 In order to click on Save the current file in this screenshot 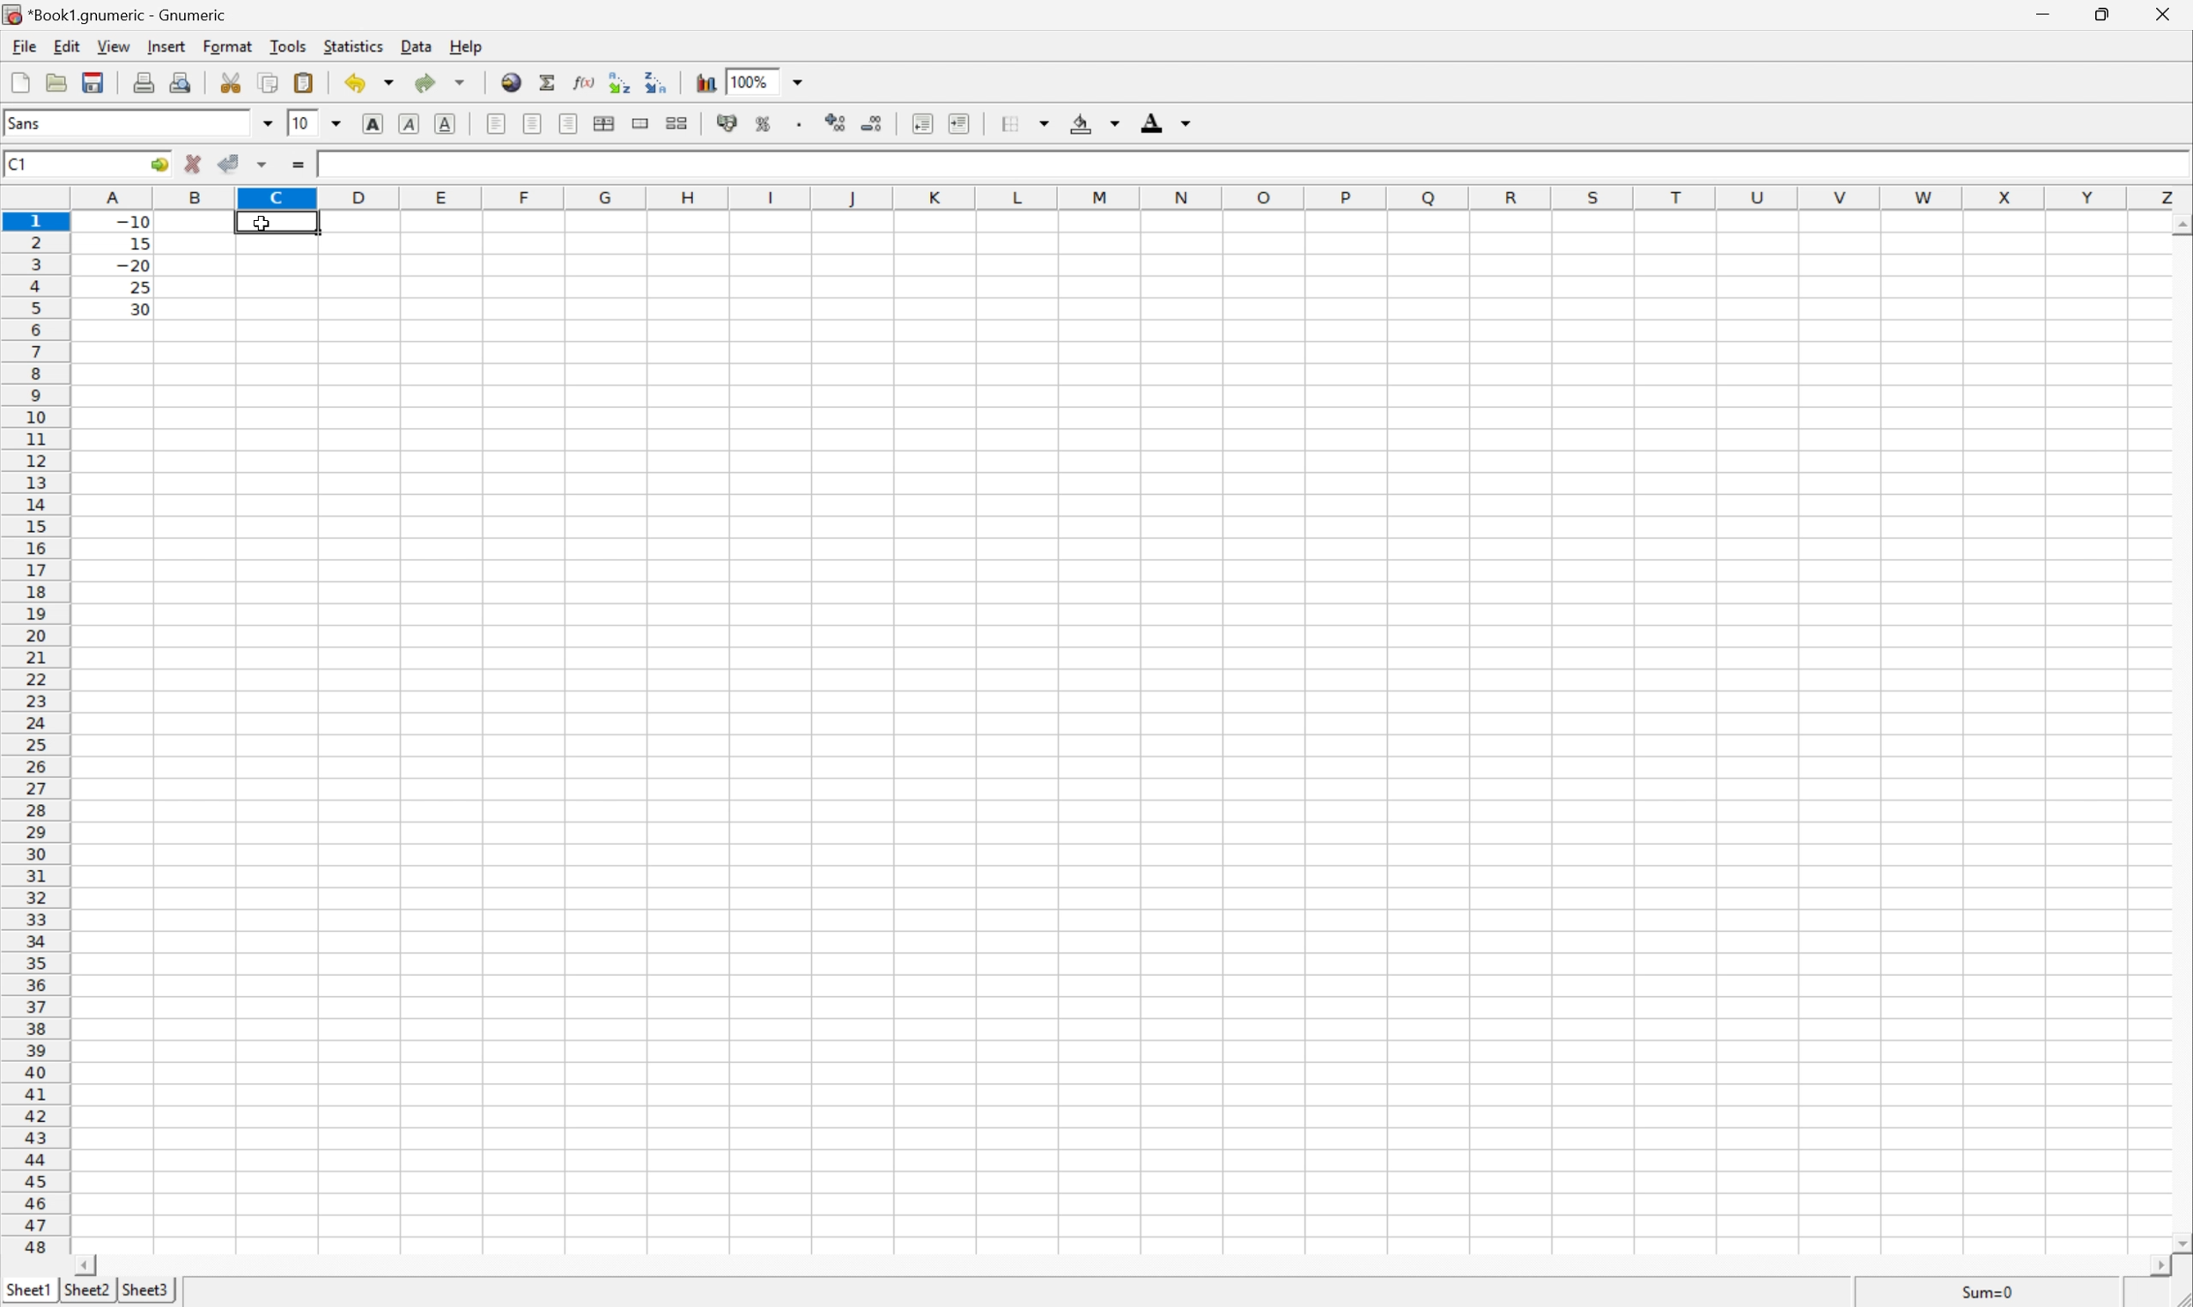, I will do `click(95, 80)`.